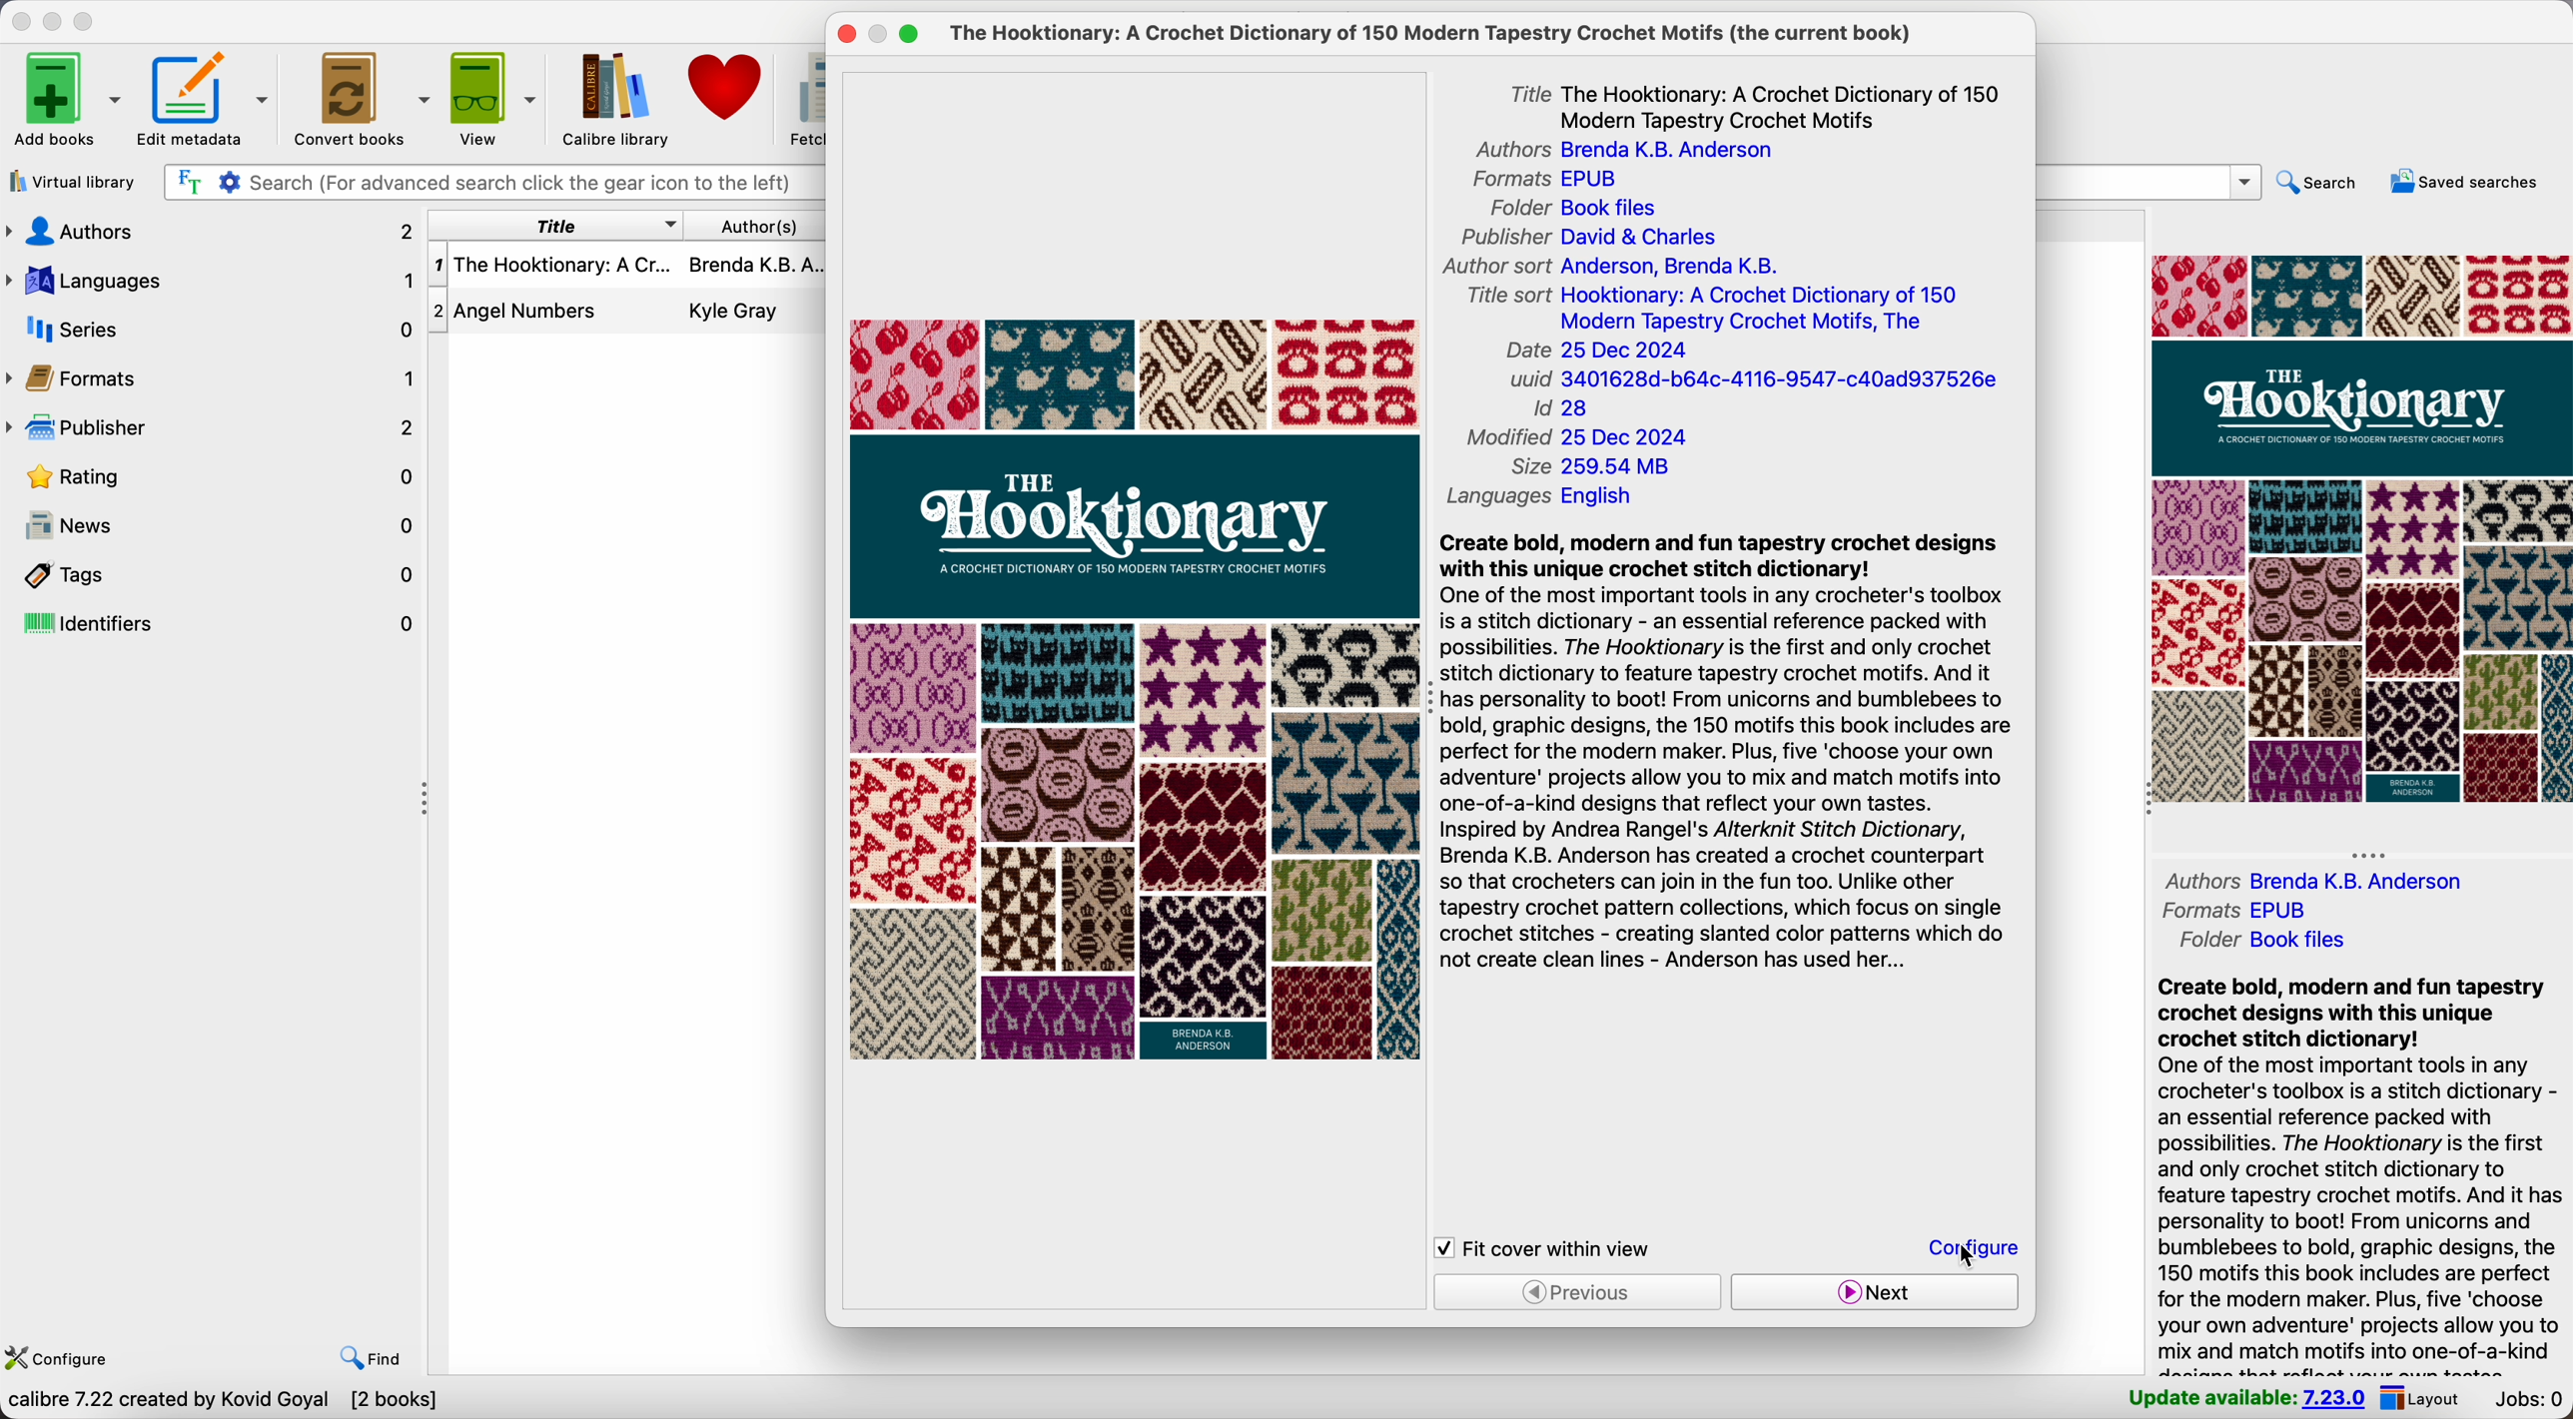 The height and width of the screenshot is (1419, 2573). What do you see at coordinates (614, 97) in the screenshot?
I see `Calibre library` at bounding box center [614, 97].